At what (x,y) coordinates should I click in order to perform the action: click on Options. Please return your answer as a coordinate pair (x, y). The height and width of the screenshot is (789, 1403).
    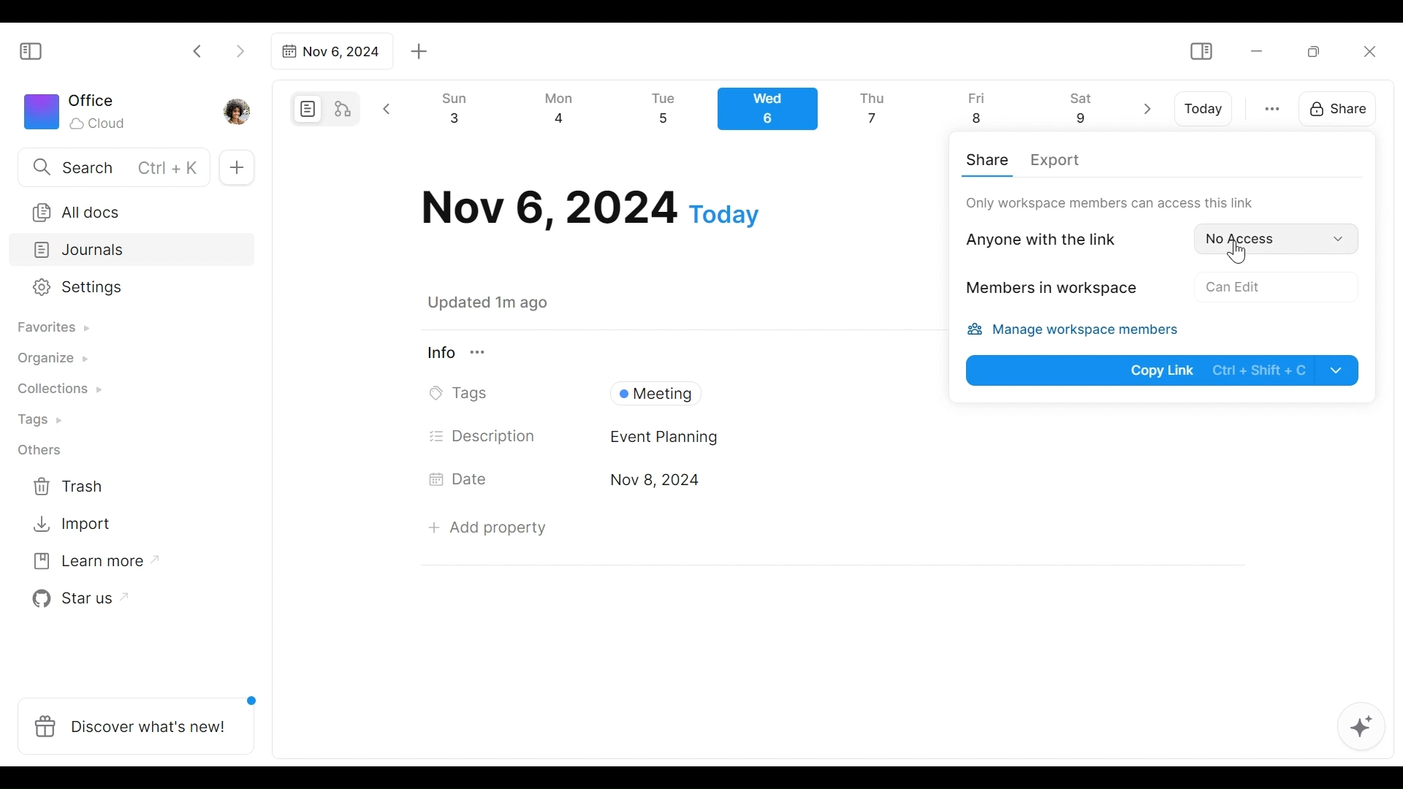
    Looking at the image, I should click on (1235, 285).